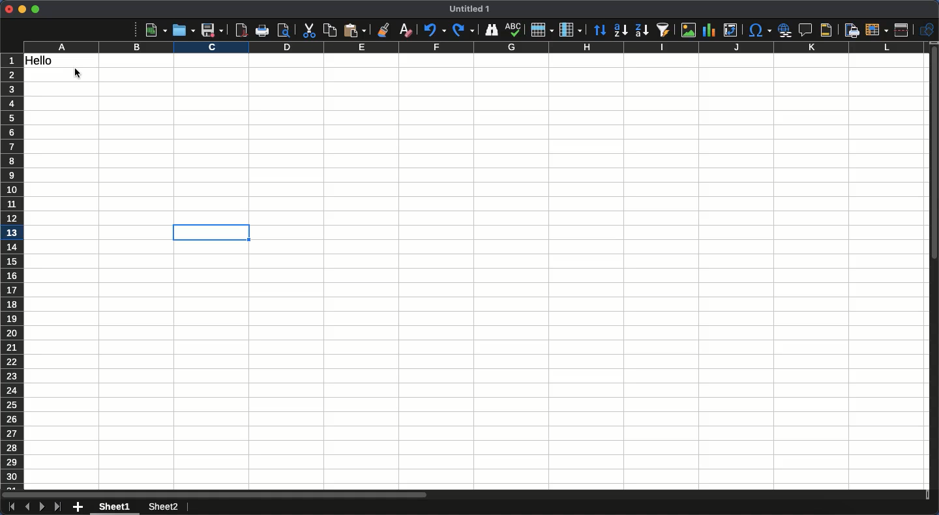 Image resolution: width=939 pixels, height=515 pixels. Describe the element at coordinates (241, 30) in the screenshot. I see `Export as PDF` at that location.